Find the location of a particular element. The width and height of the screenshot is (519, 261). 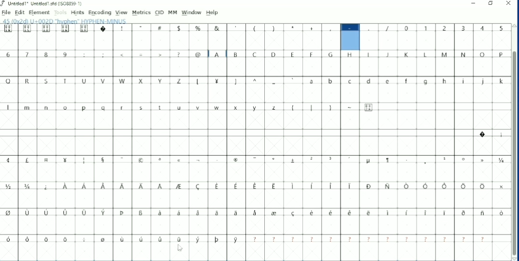

Letter info is located at coordinates (68, 21).